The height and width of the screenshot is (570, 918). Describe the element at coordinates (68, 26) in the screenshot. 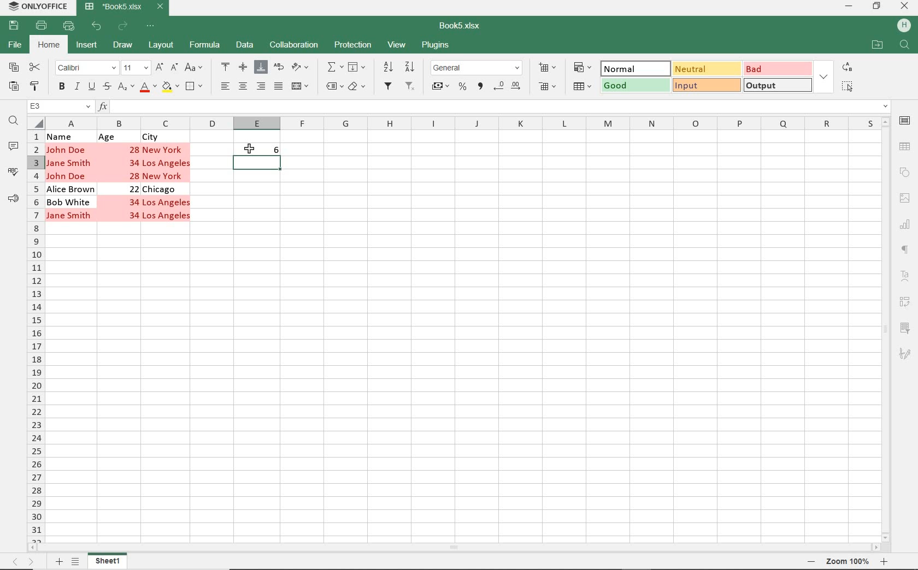

I see `QUICK PRINT` at that location.